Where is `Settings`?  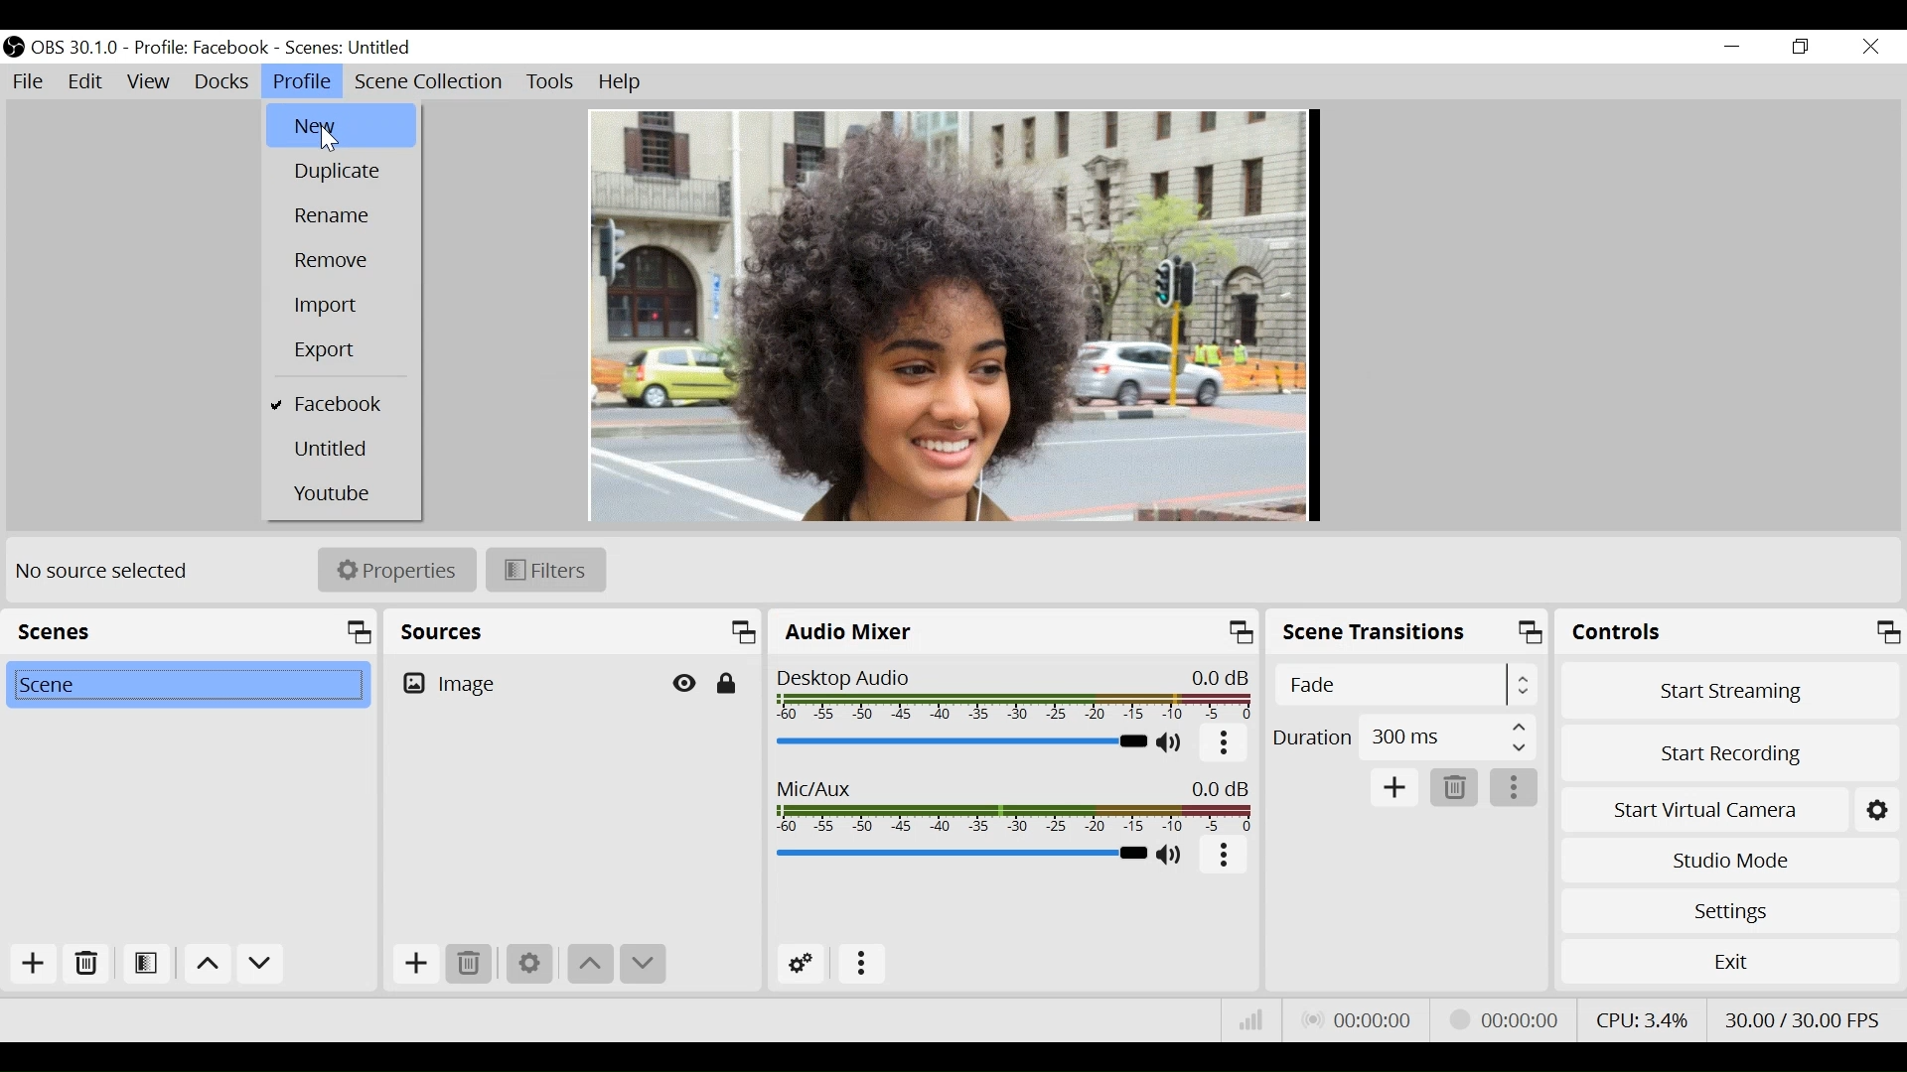
Settings is located at coordinates (527, 965).